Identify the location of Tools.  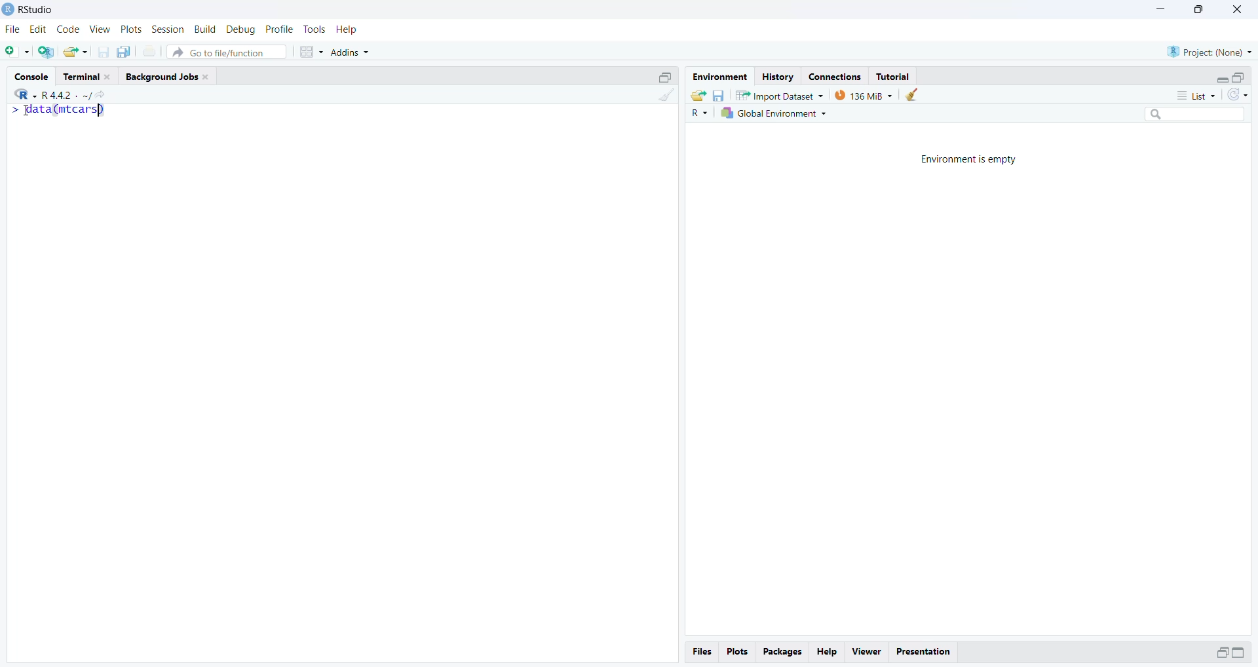
(314, 29).